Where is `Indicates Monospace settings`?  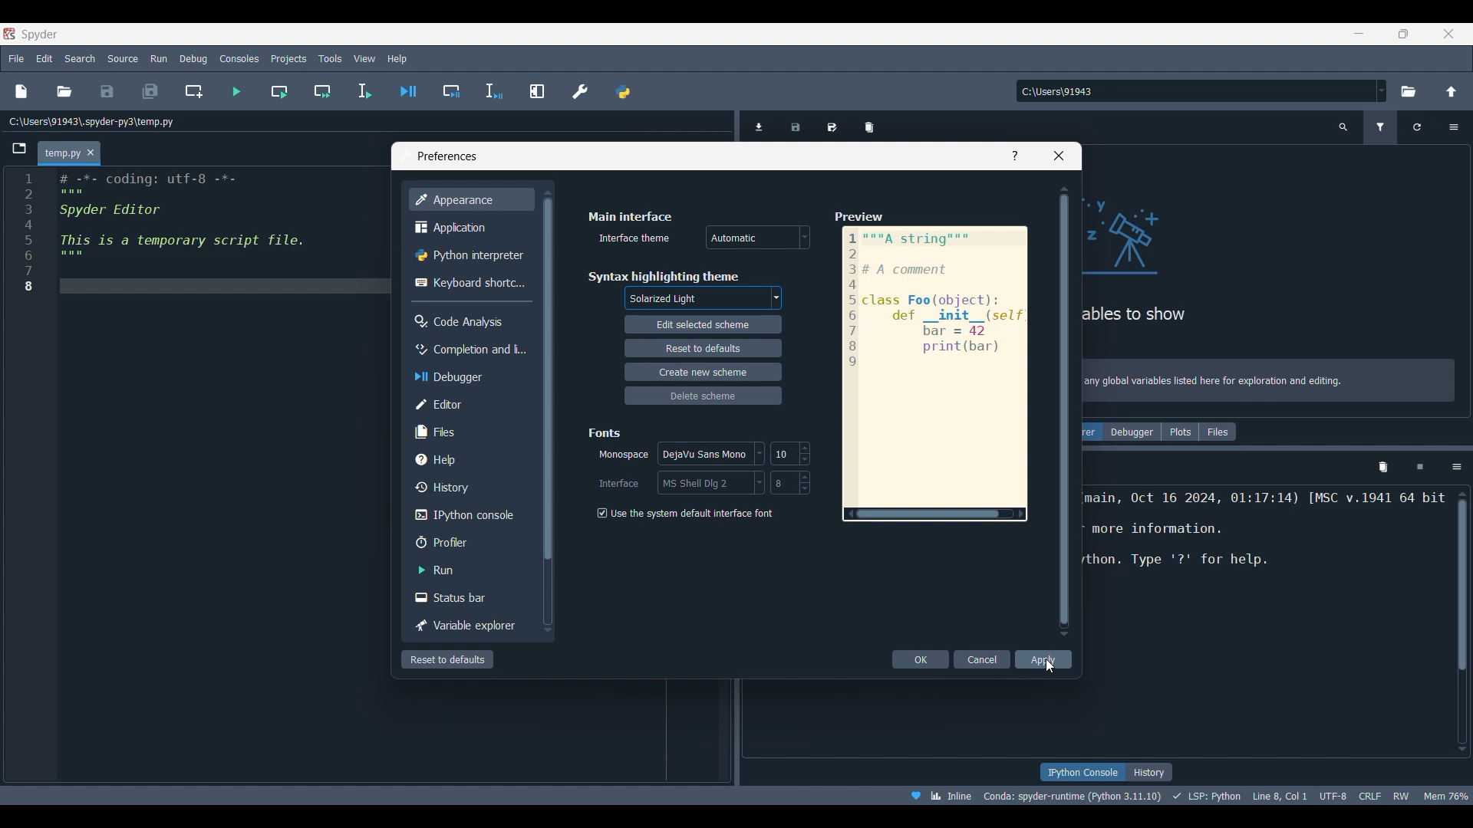
Indicates Monospace settings is located at coordinates (624, 455).